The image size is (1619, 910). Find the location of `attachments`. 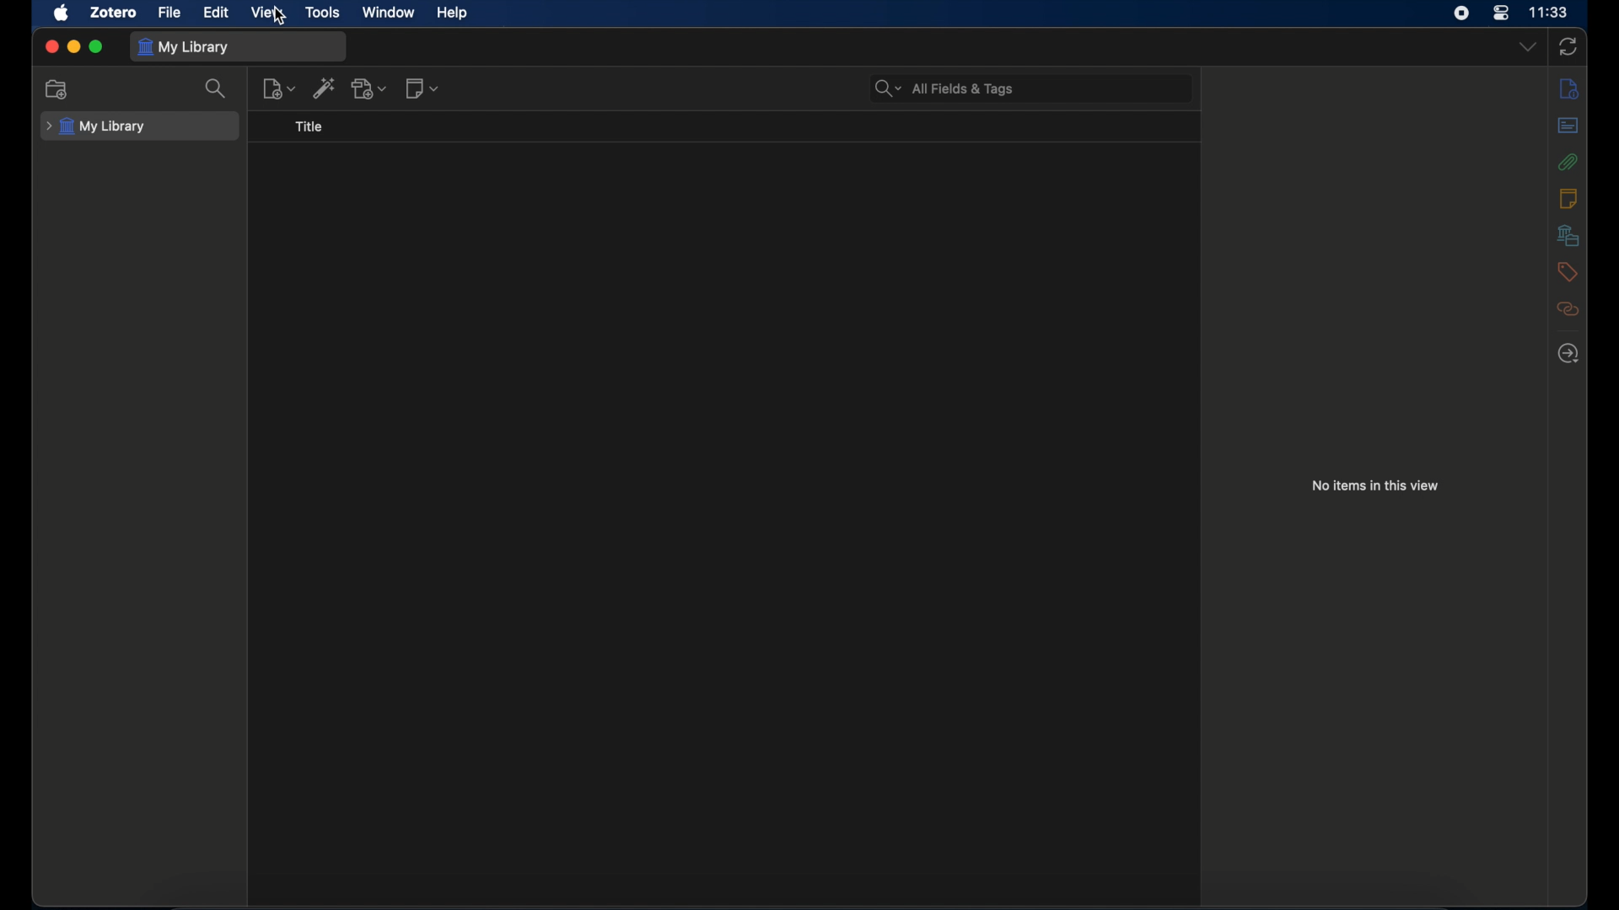

attachments is located at coordinates (1568, 162).